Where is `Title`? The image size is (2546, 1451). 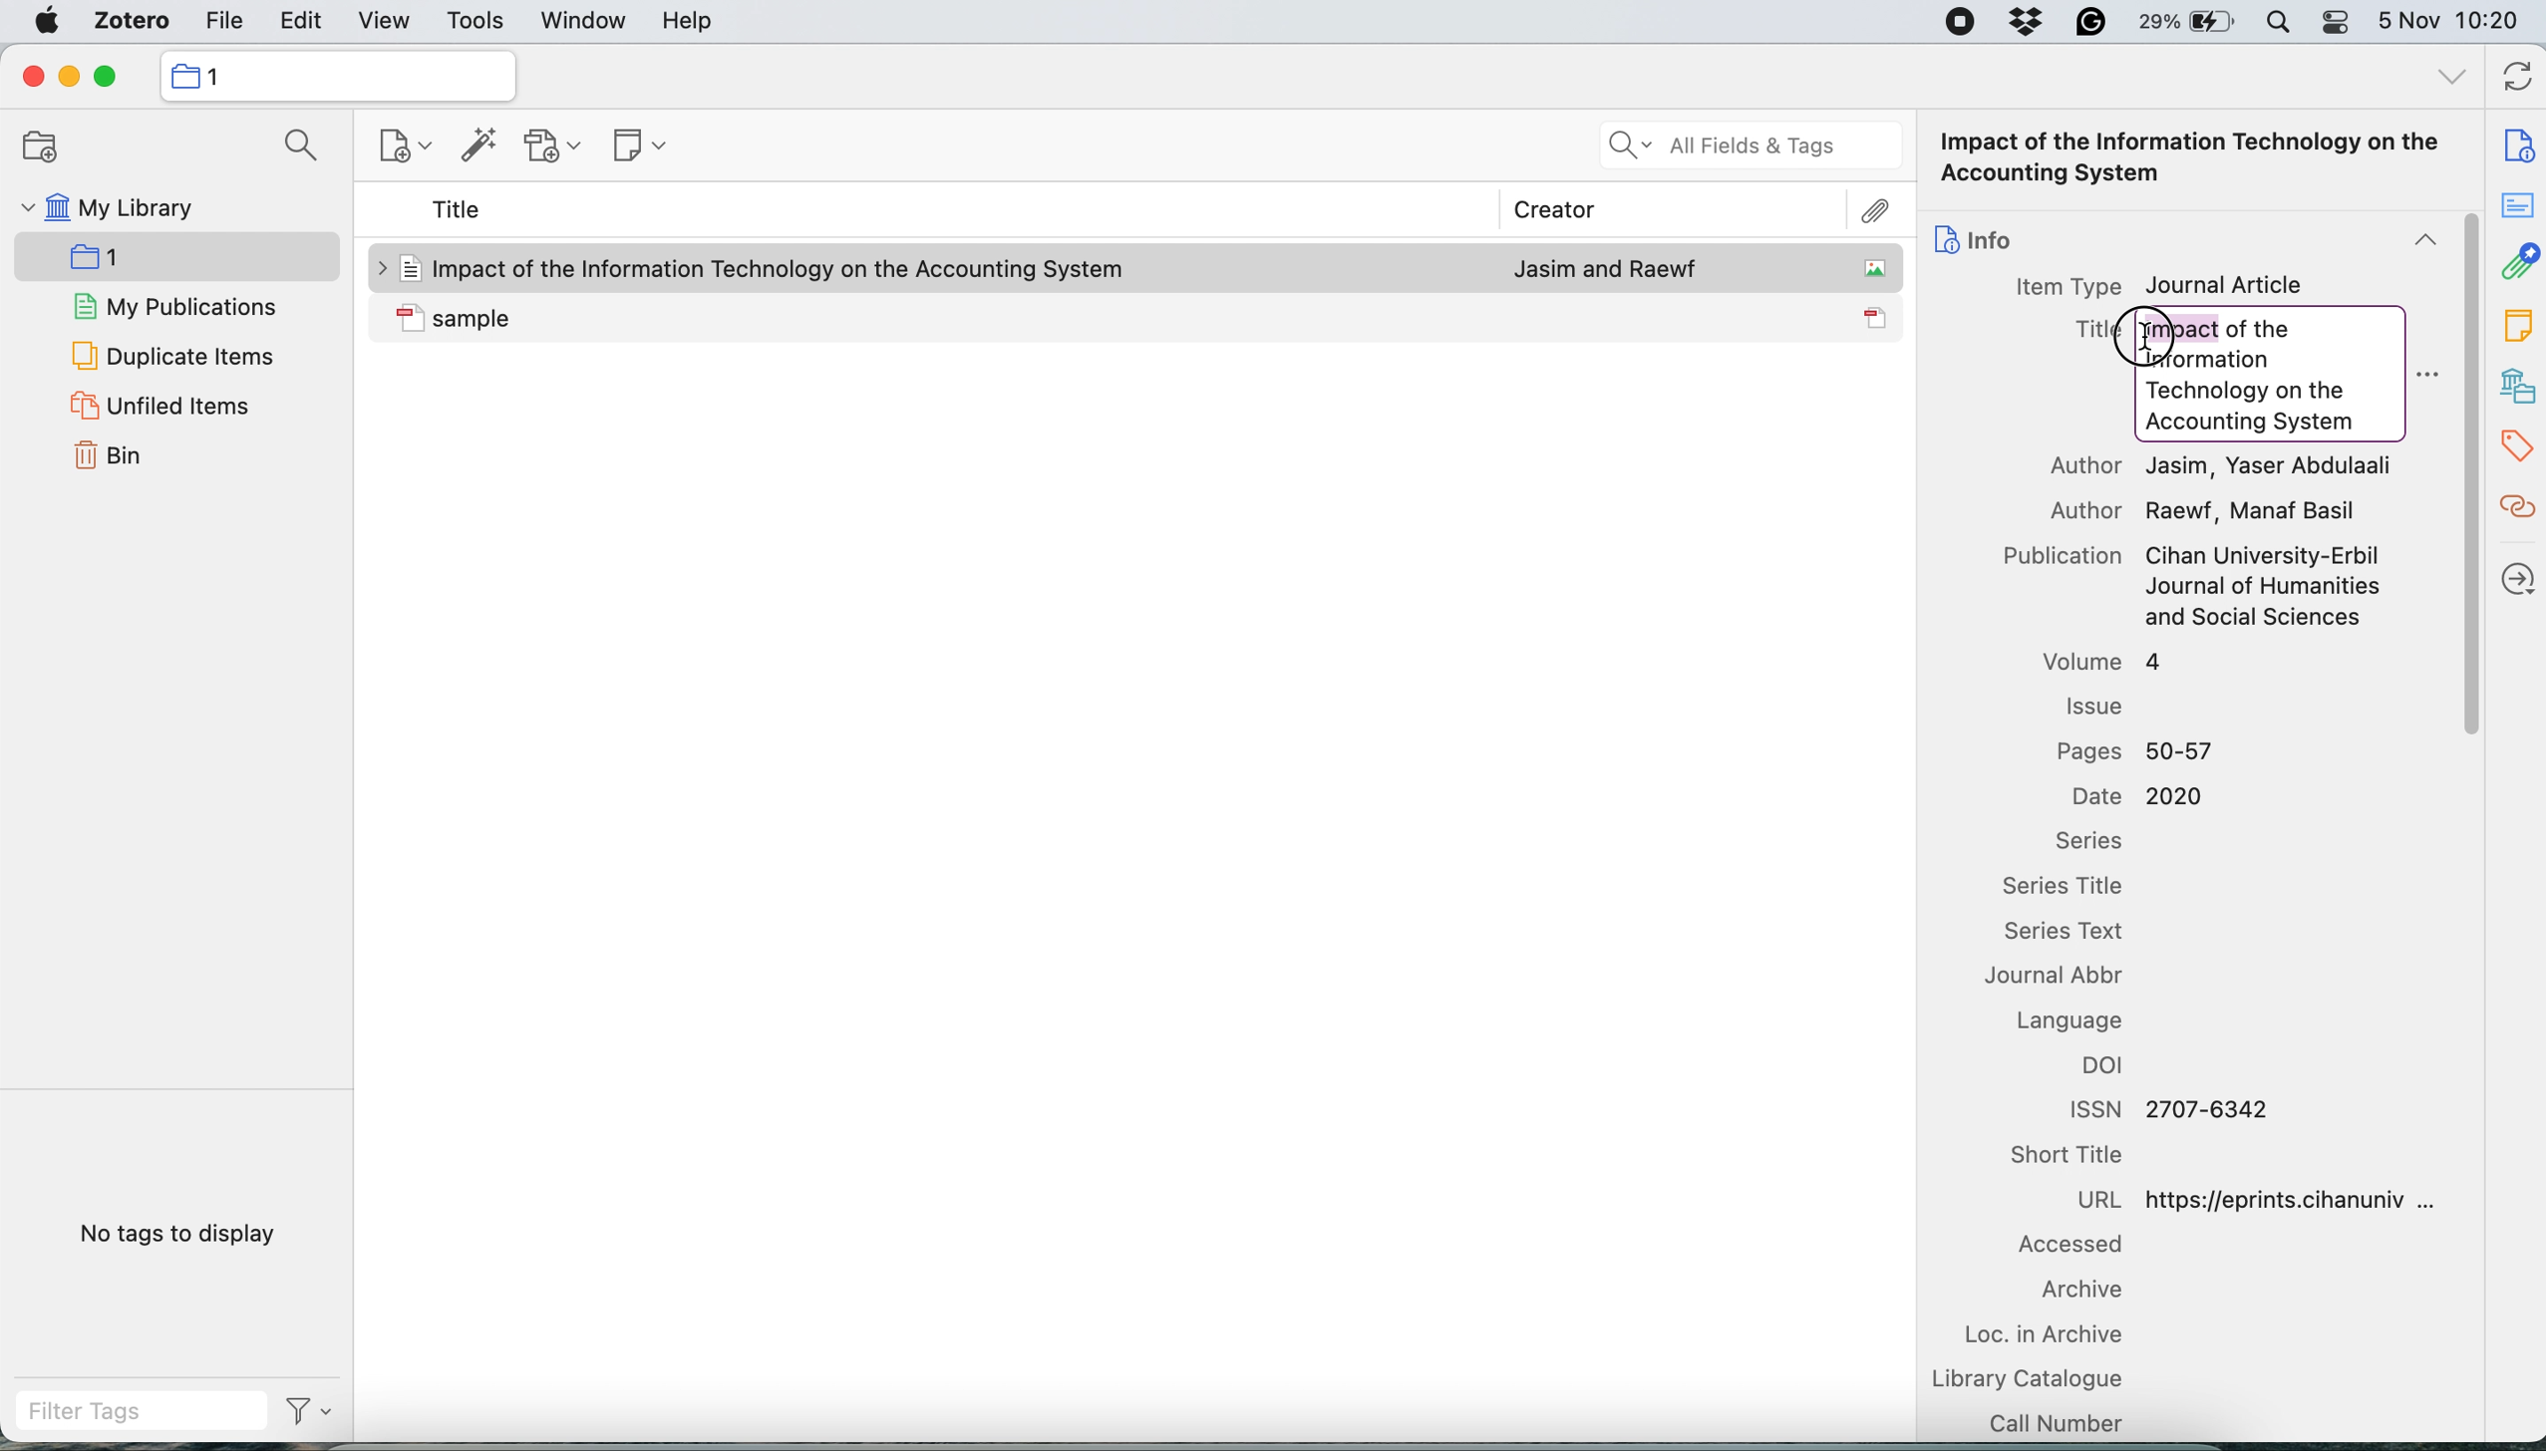
Title is located at coordinates (2099, 330).